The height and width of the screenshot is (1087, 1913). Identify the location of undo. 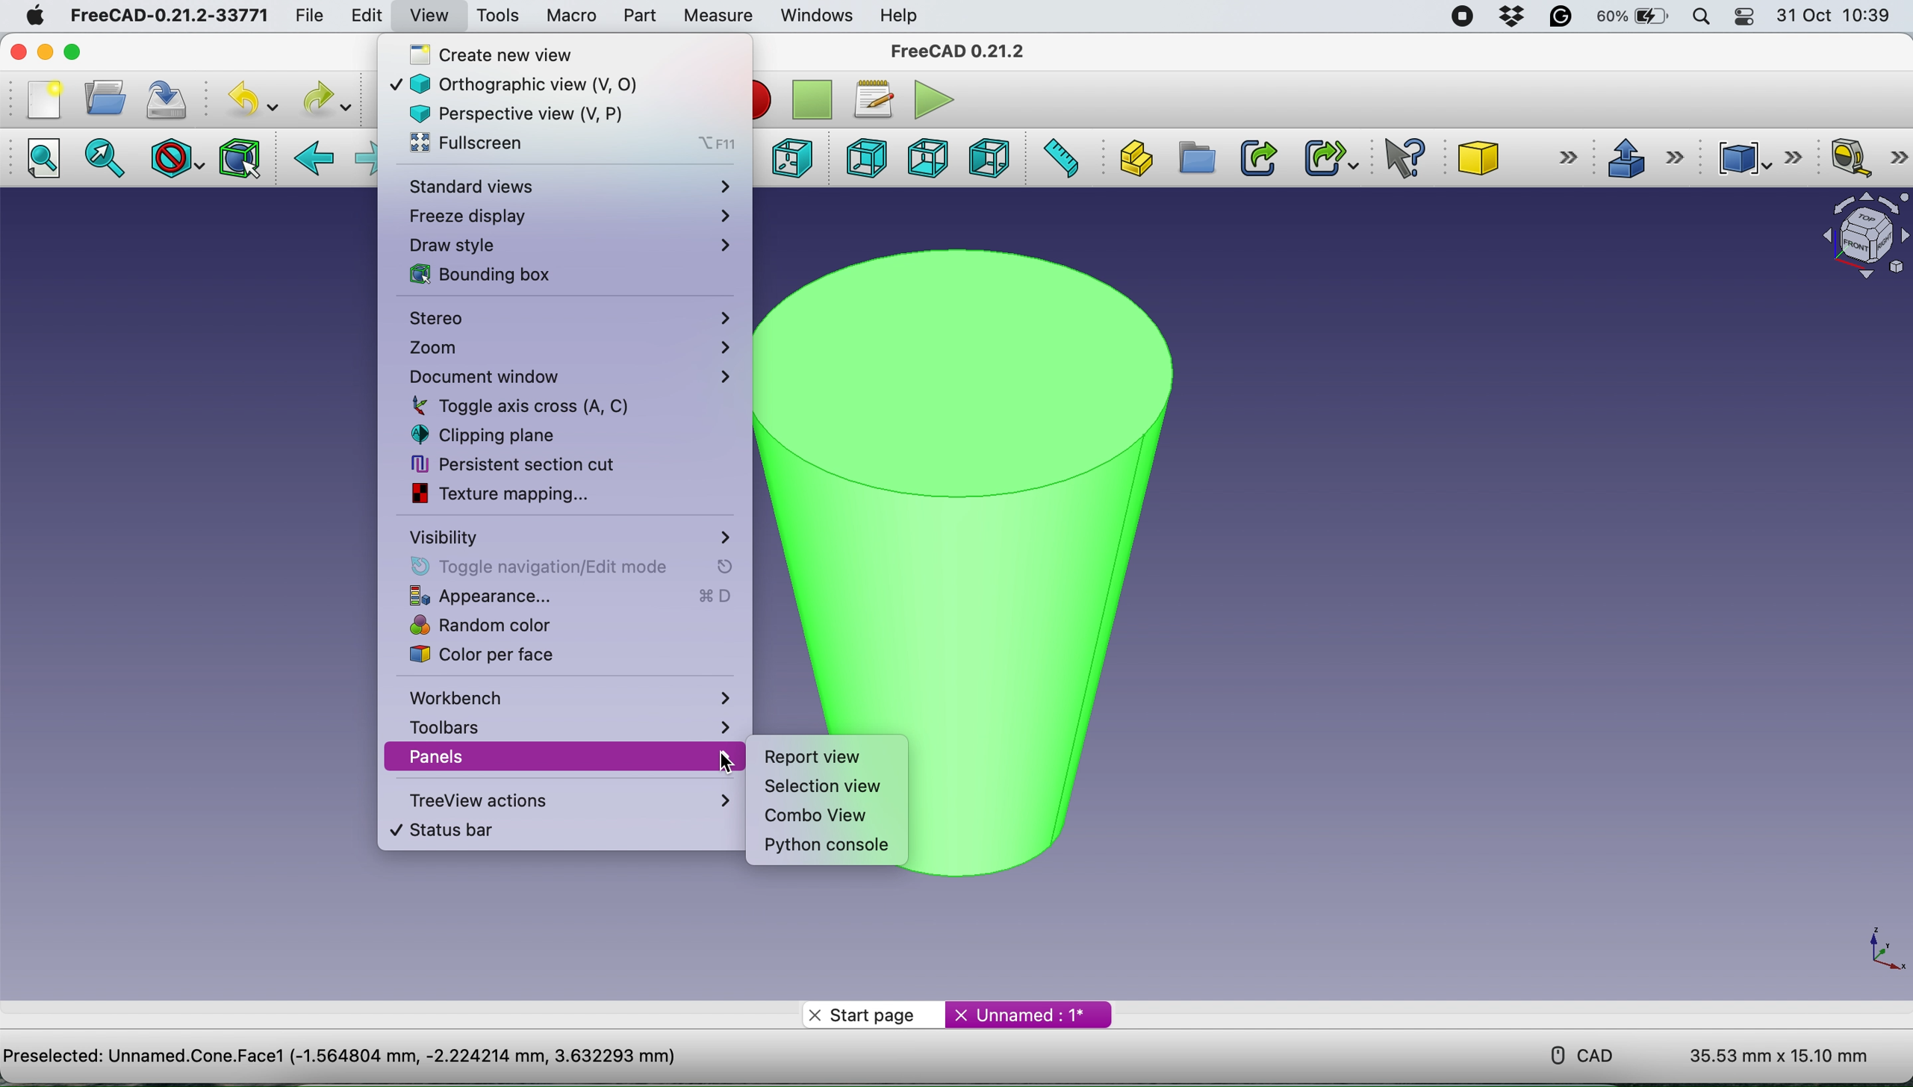
(246, 100).